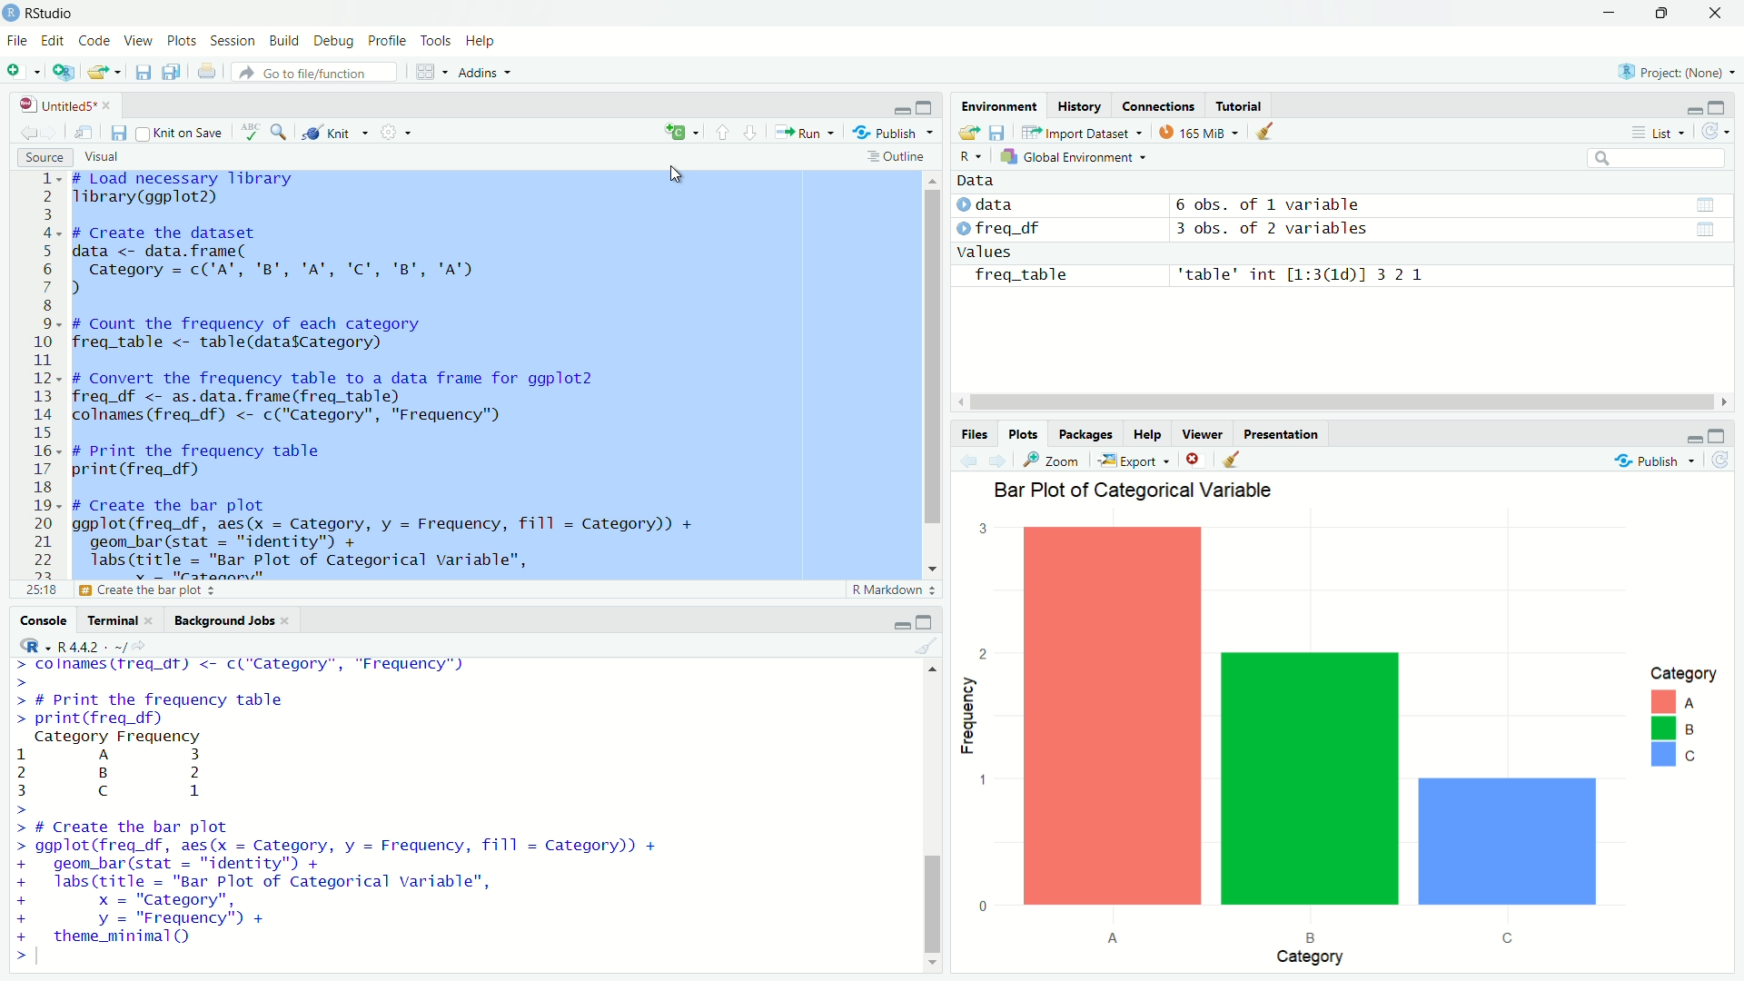 The width and height of the screenshot is (1744, 981). I want to click on open in new window, so click(62, 74).